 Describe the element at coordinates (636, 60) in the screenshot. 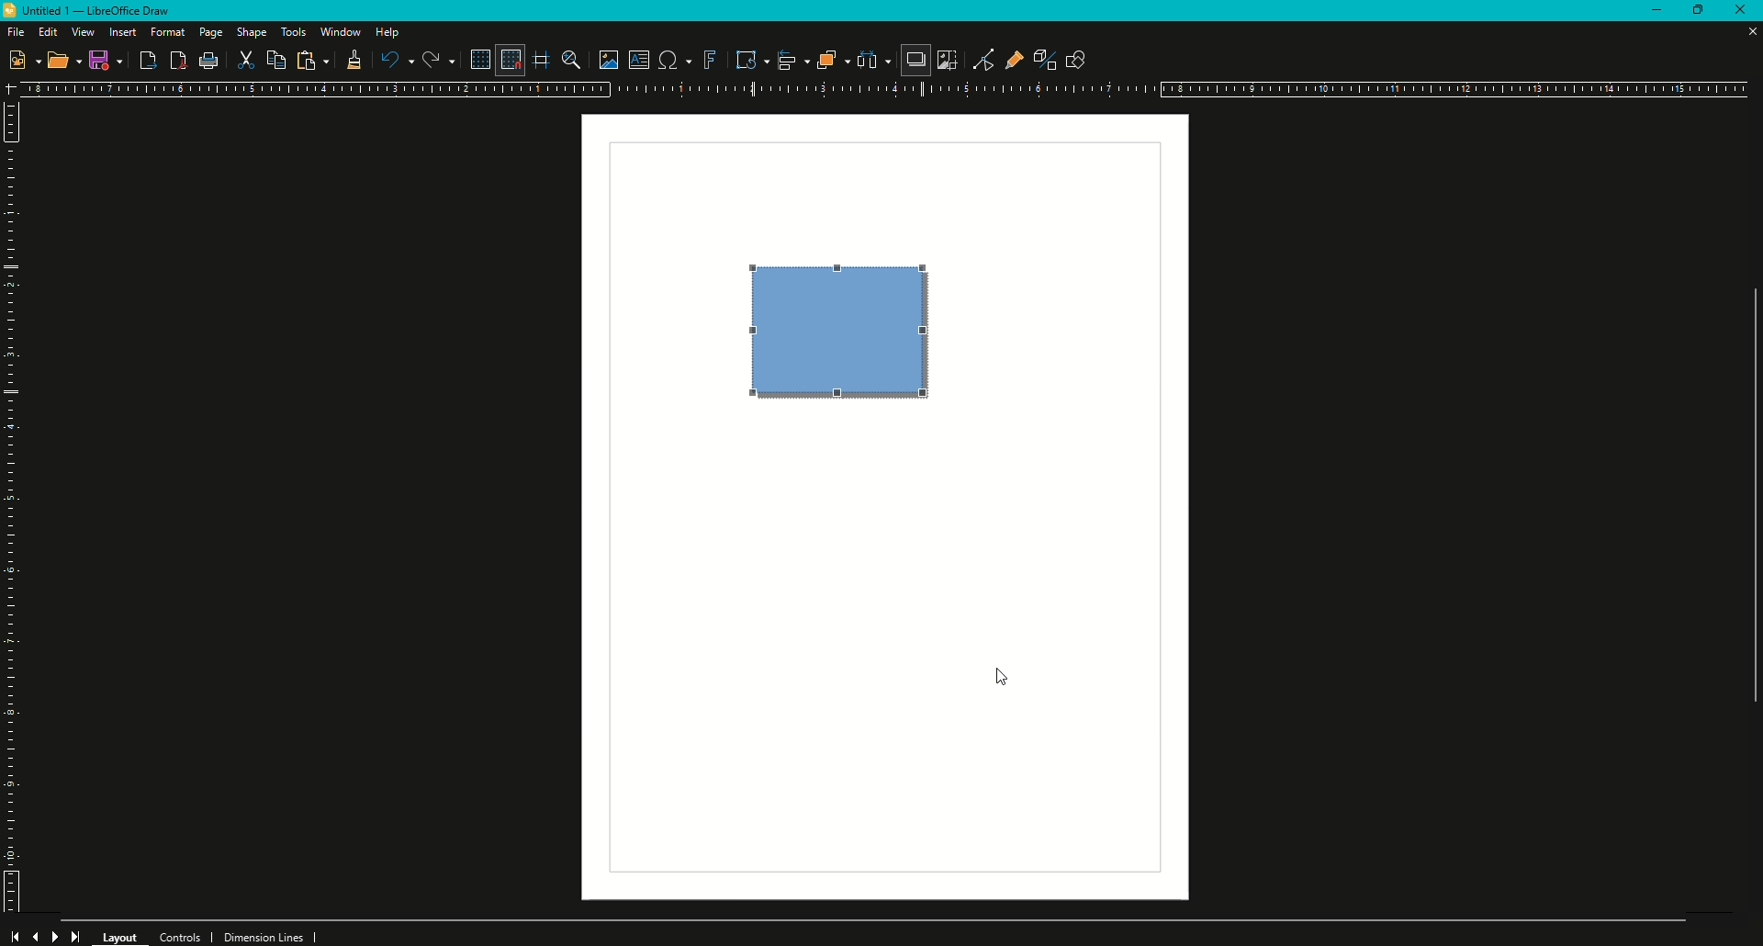

I see `Insert Text Box` at that location.